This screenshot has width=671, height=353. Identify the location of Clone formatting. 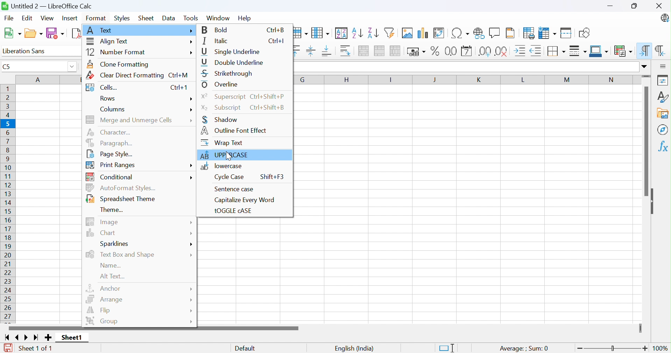
(119, 64).